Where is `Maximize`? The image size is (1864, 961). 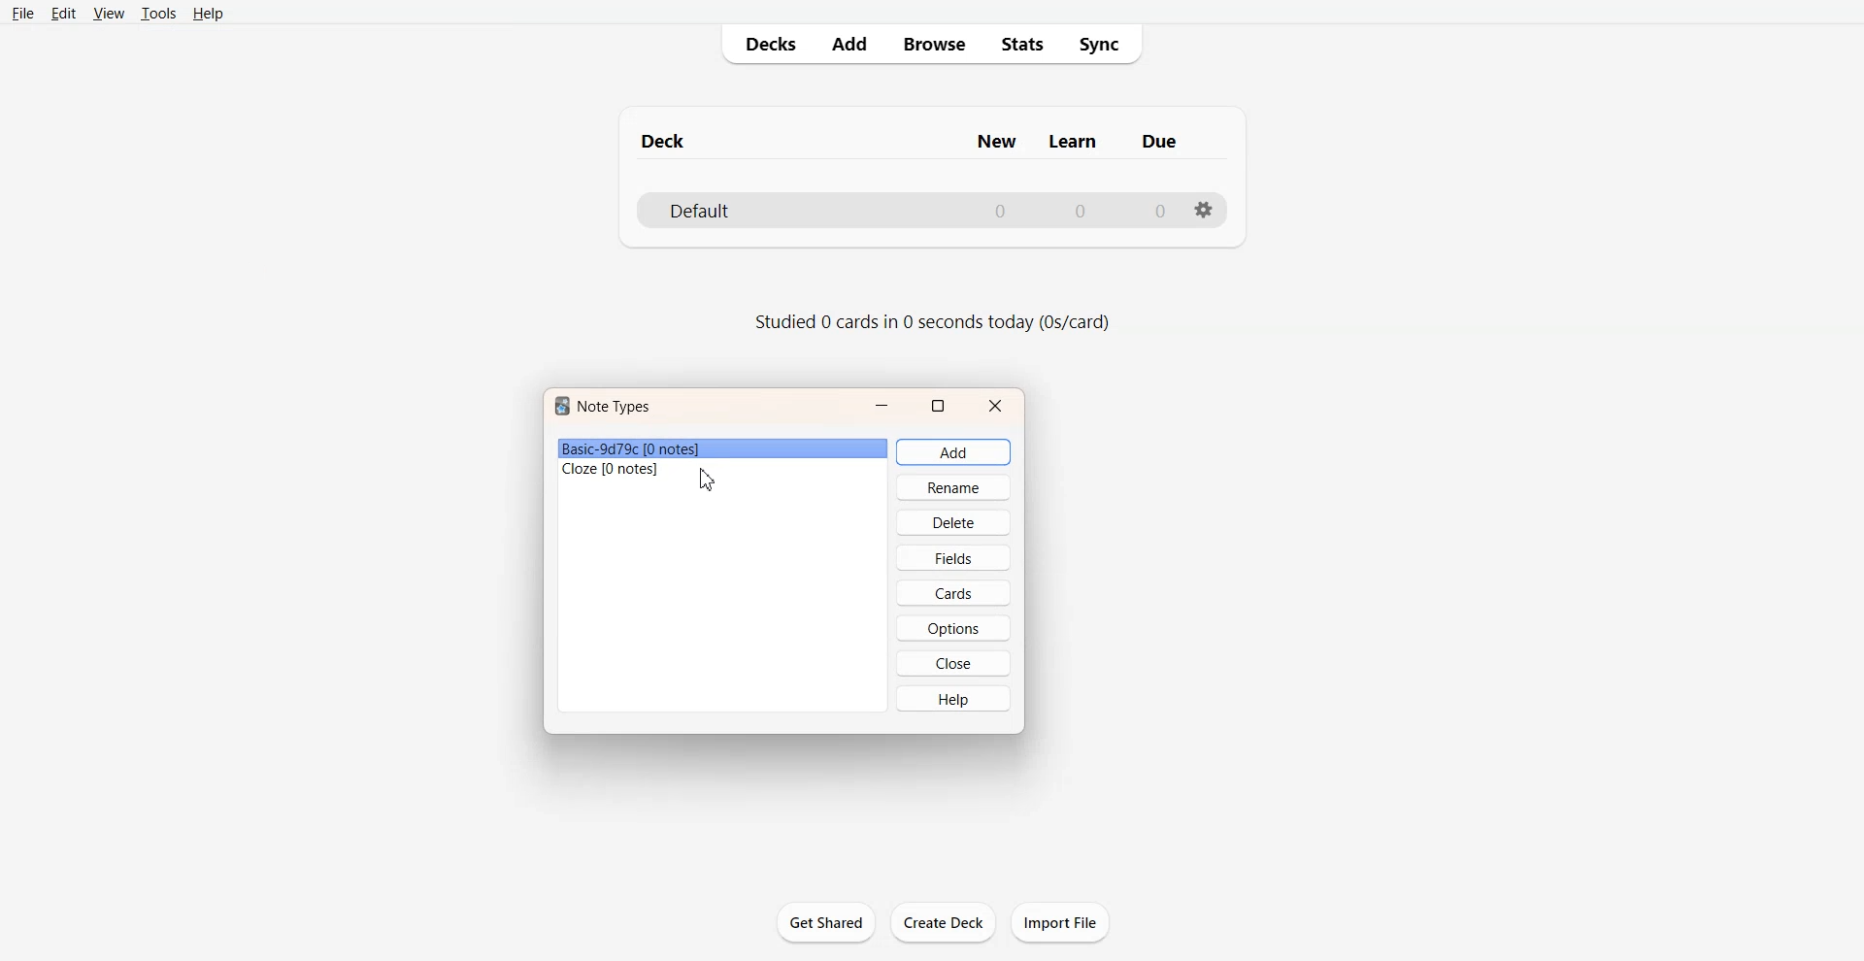
Maximize is located at coordinates (938, 407).